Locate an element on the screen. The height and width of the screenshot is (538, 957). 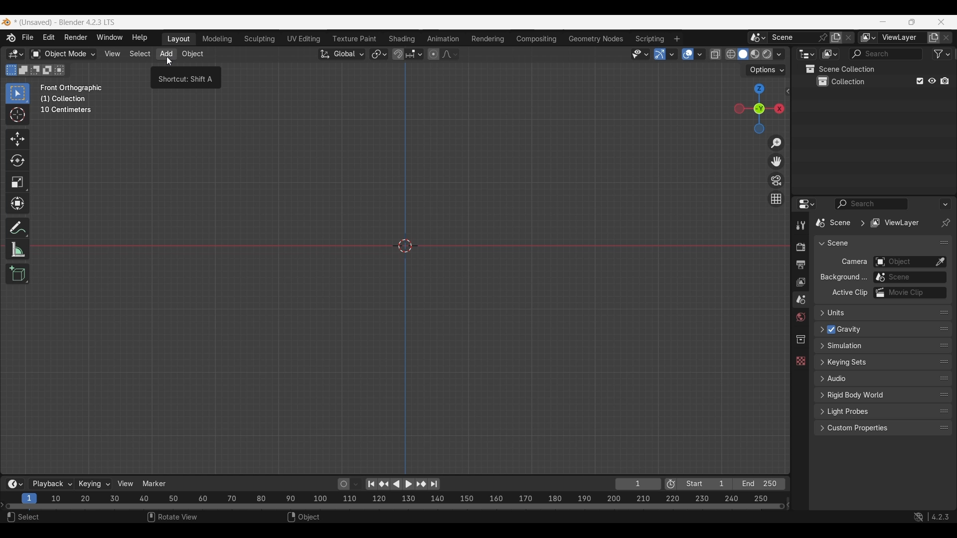
Add menu is located at coordinates (166, 54).